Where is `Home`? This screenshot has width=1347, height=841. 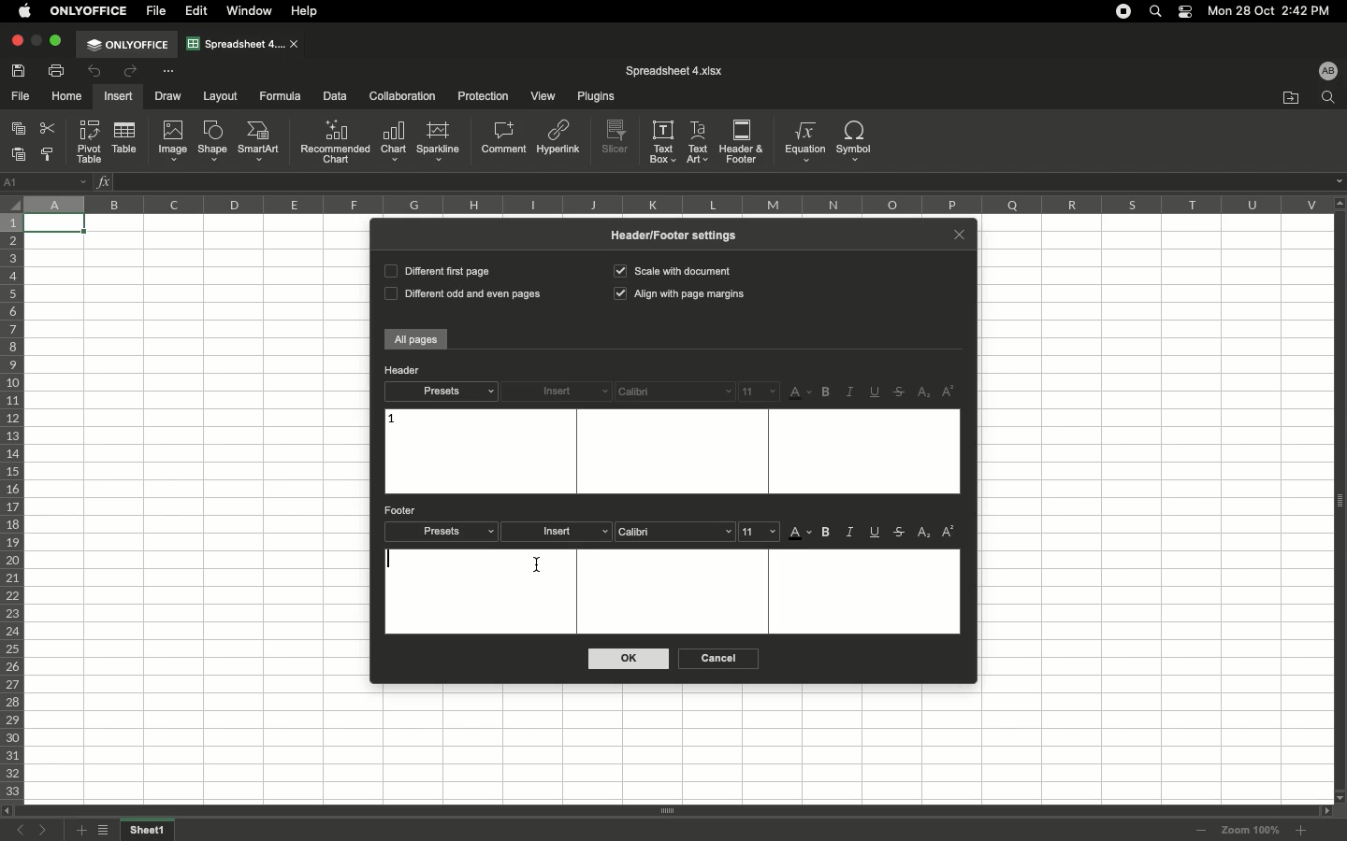 Home is located at coordinates (67, 97).